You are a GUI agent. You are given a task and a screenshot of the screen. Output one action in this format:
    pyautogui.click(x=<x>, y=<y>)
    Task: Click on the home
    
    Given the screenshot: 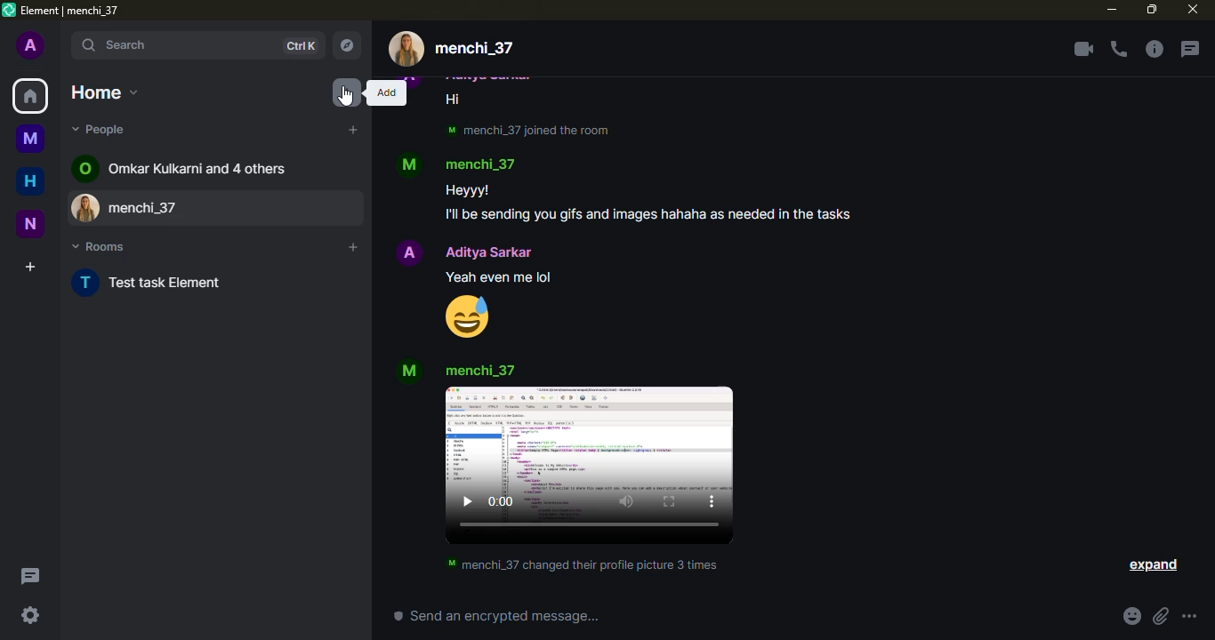 What is the action you would take?
    pyautogui.click(x=30, y=180)
    